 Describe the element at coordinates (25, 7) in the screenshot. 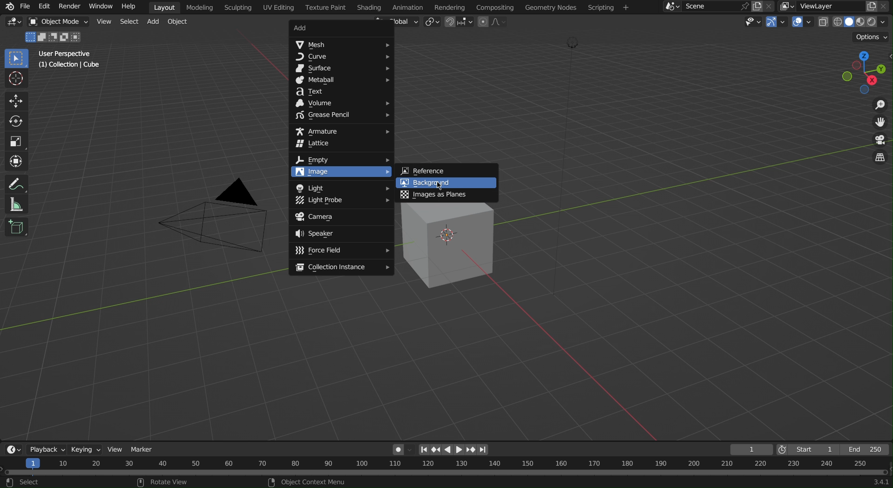

I see `File` at that location.